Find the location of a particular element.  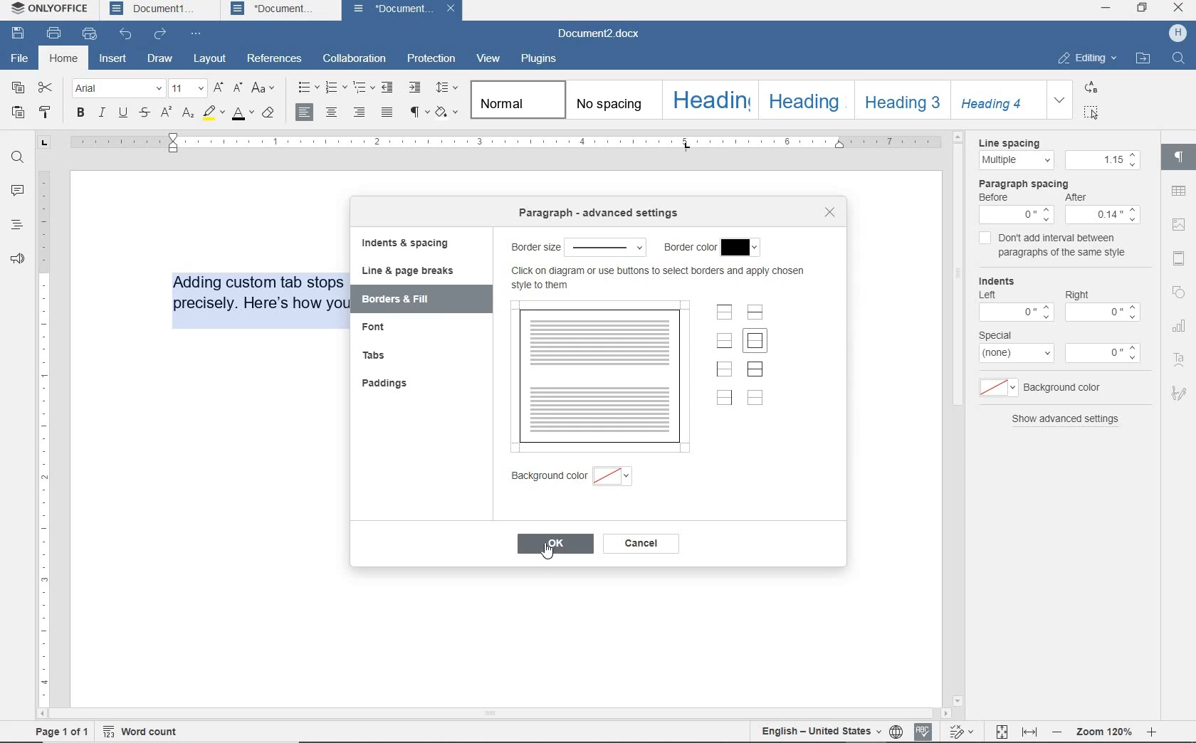

nonprinting characters is located at coordinates (418, 114).